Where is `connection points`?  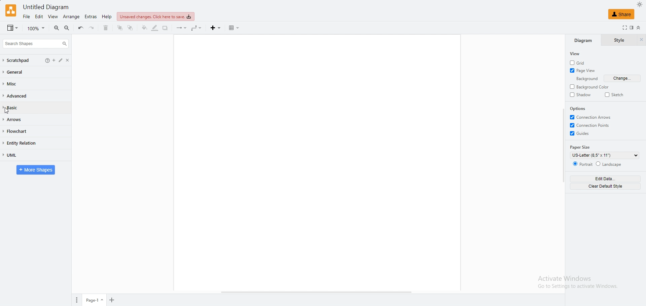 connection points is located at coordinates (591, 125).